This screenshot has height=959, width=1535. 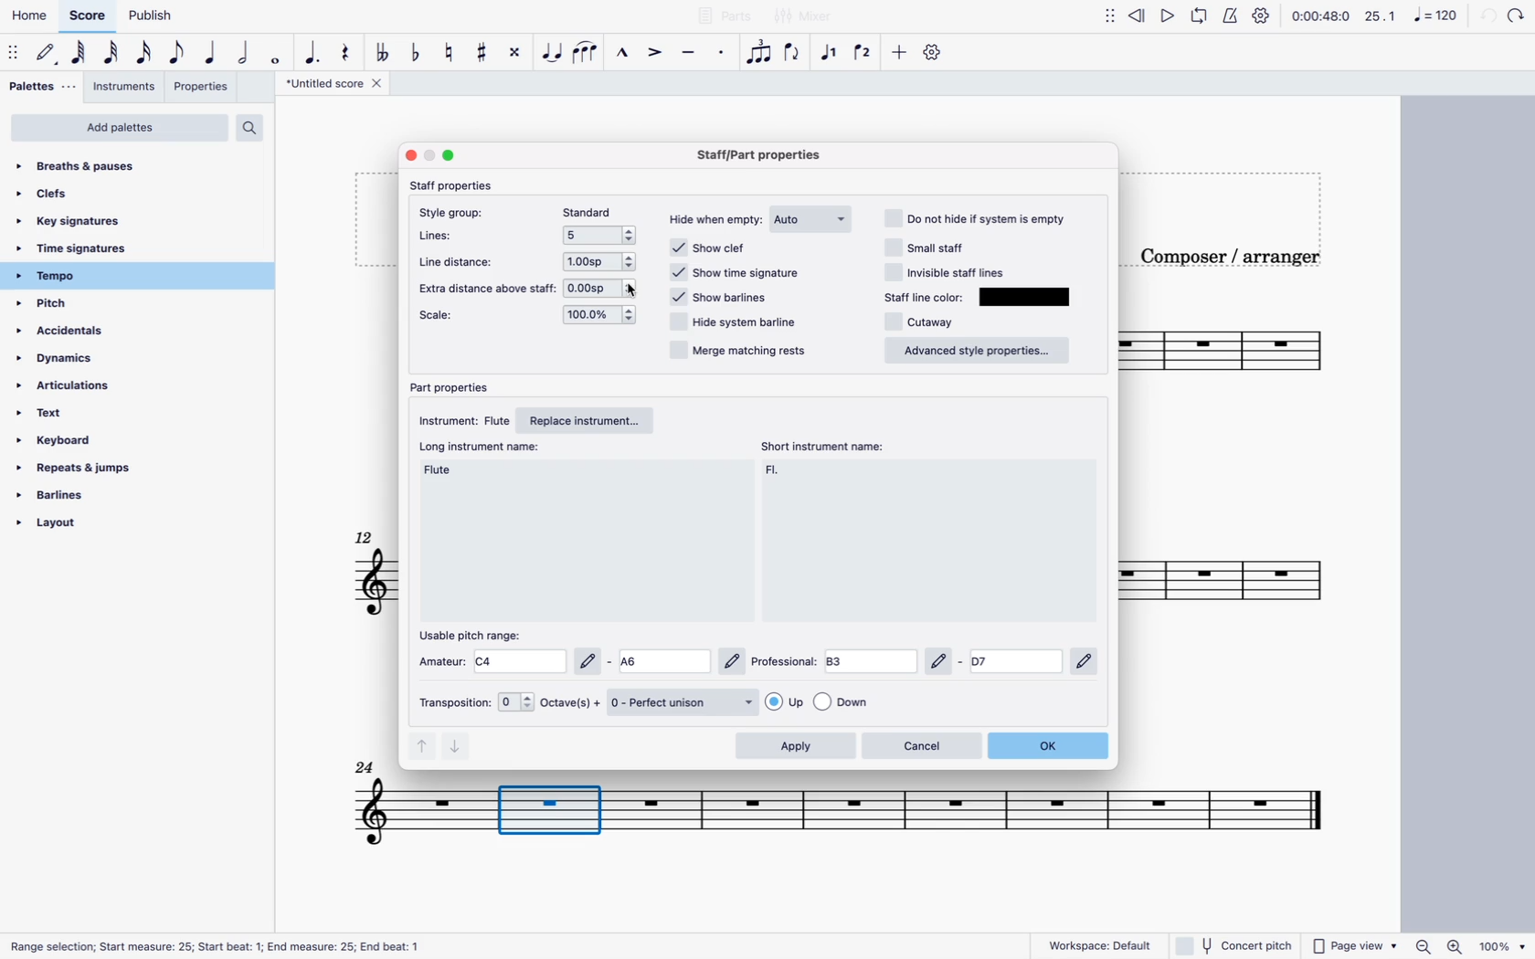 I want to click on amateur, so click(x=580, y=661).